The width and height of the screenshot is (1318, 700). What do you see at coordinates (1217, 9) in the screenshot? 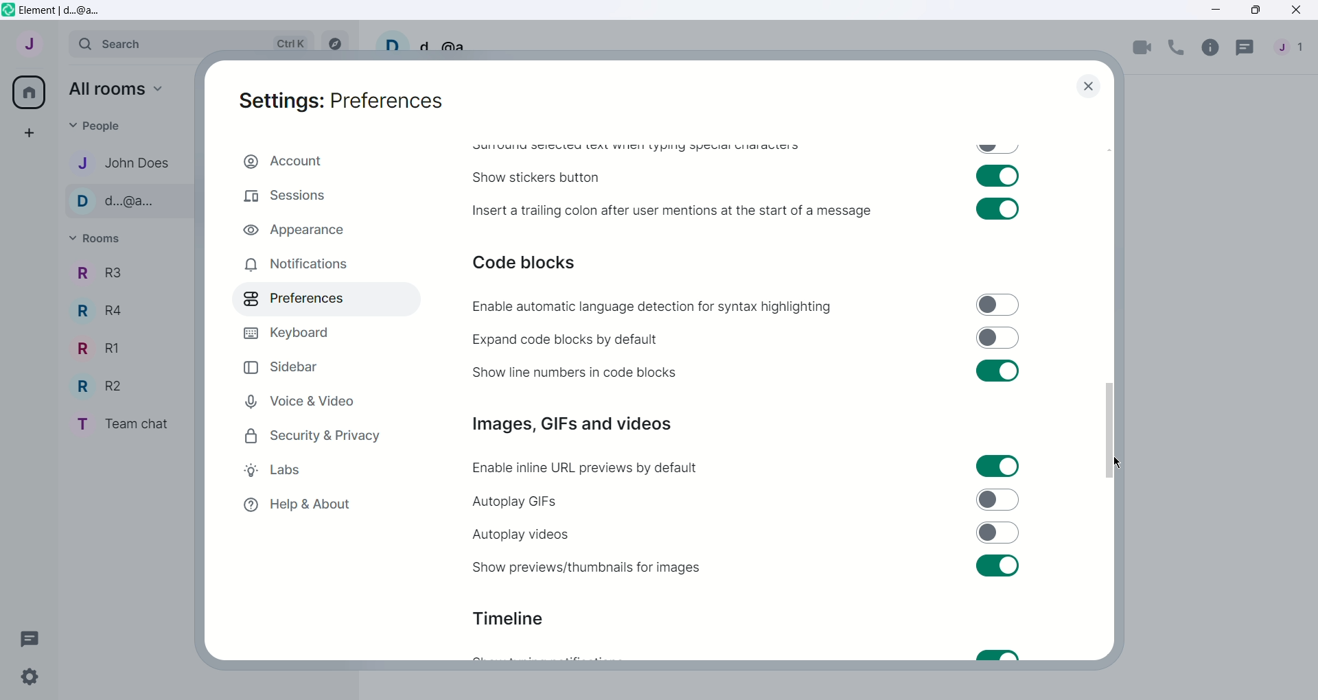
I see `Minimize` at bounding box center [1217, 9].